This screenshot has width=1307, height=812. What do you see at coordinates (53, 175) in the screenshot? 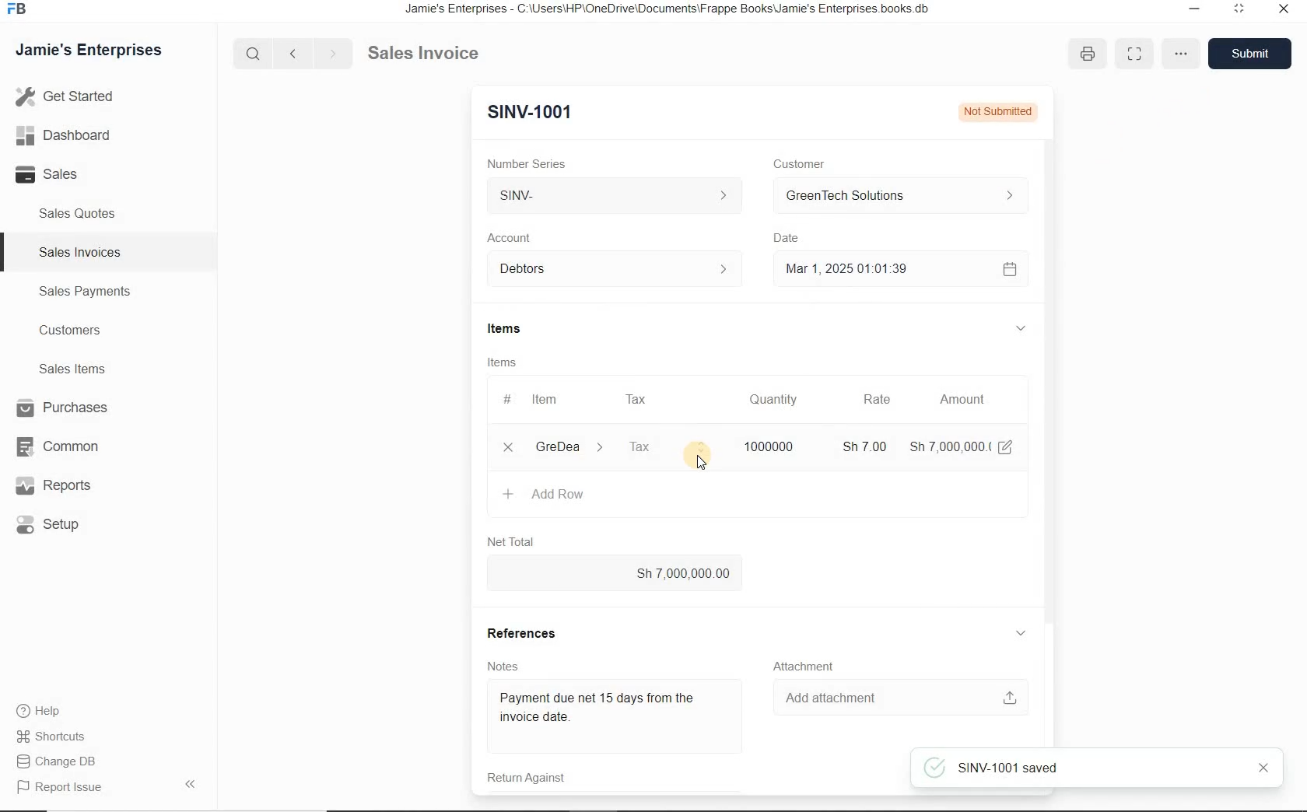
I see `Sales` at bounding box center [53, 175].